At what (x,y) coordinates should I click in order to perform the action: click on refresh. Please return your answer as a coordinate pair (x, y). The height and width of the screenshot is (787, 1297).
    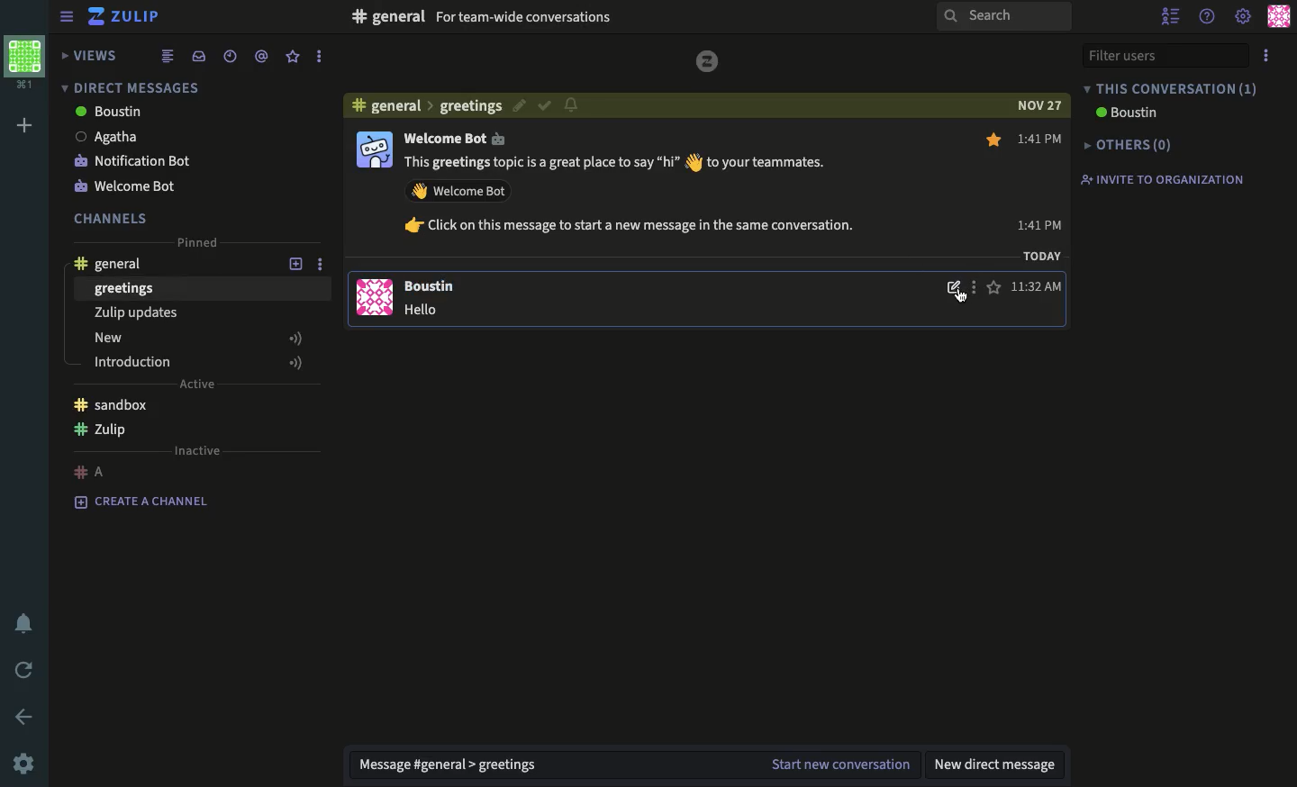
    Looking at the image, I should click on (22, 668).